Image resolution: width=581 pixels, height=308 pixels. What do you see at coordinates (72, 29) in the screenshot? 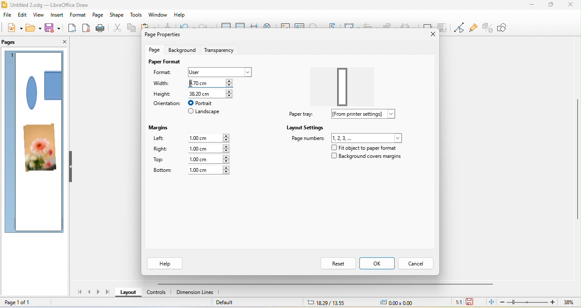
I see `export` at bounding box center [72, 29].